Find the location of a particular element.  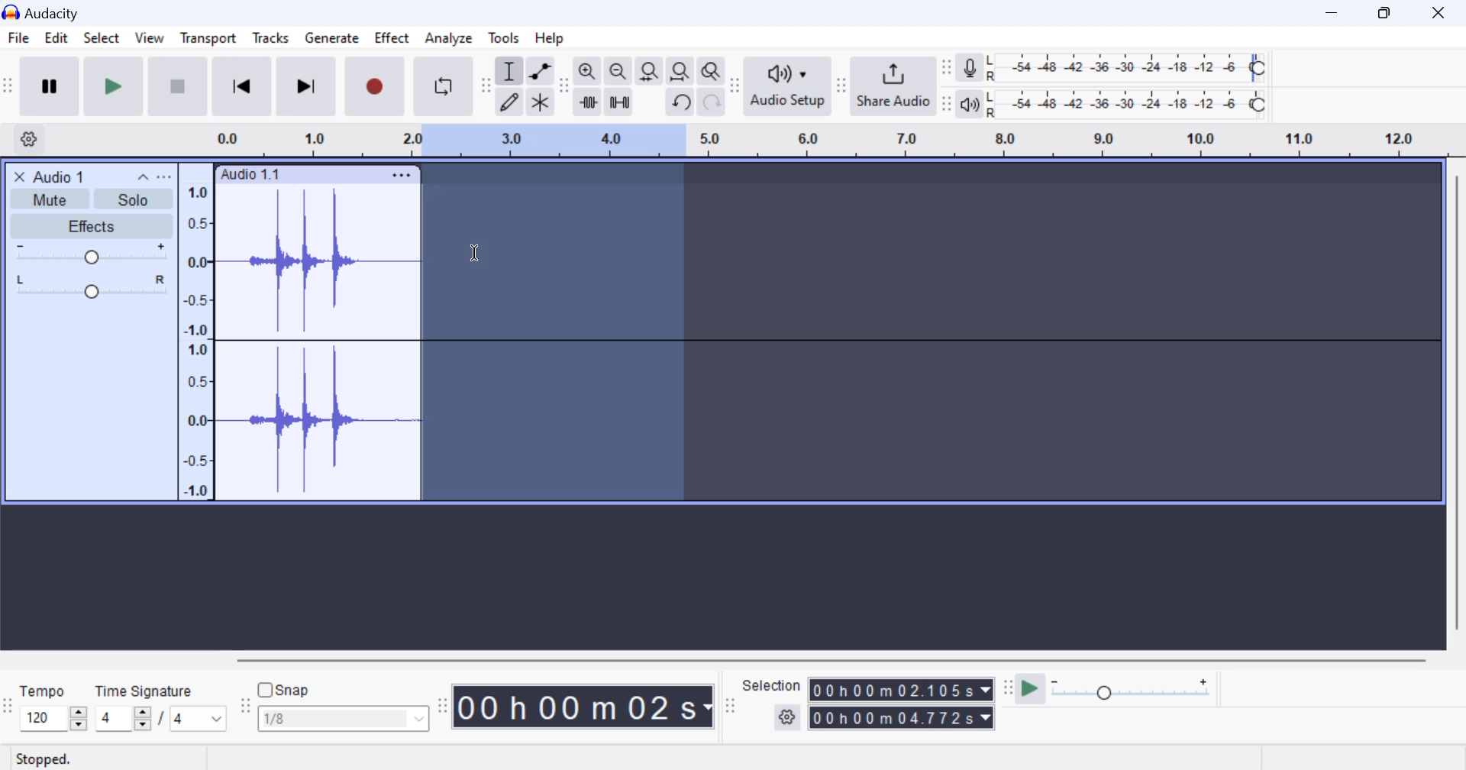

Volume is located at coordinates (89, 254).